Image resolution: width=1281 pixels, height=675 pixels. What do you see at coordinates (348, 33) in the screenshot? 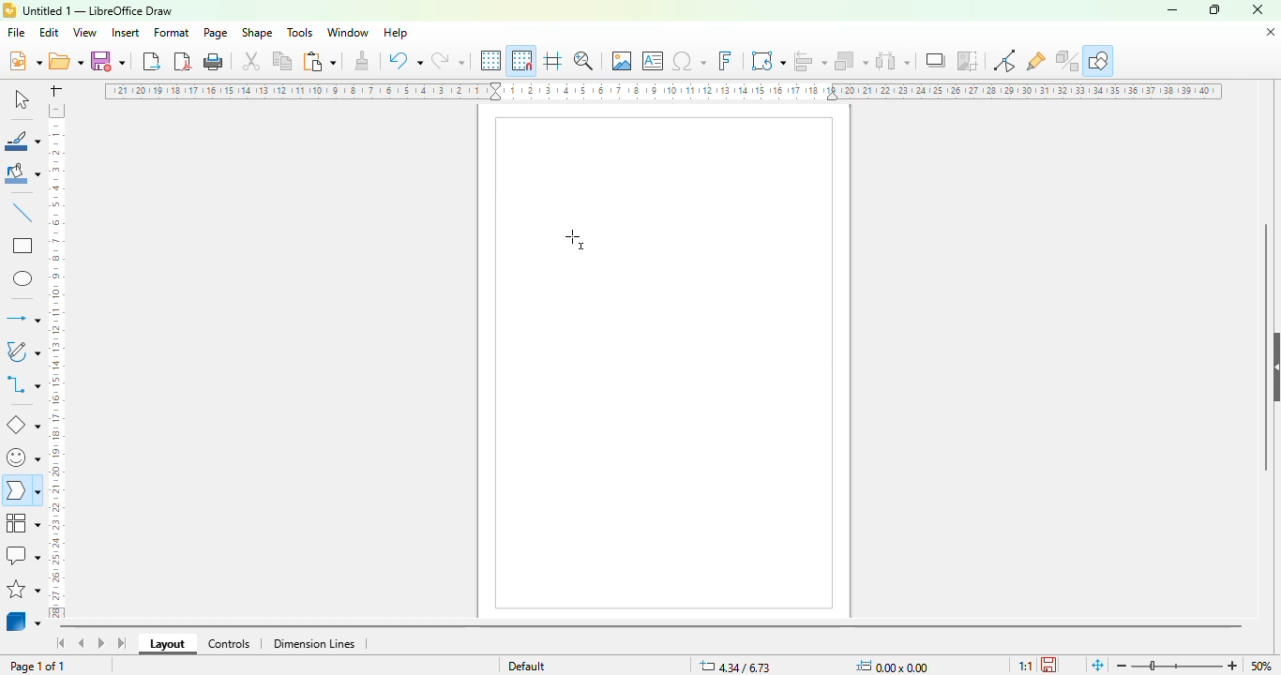
I see `window` at bounding box center [348, 33].